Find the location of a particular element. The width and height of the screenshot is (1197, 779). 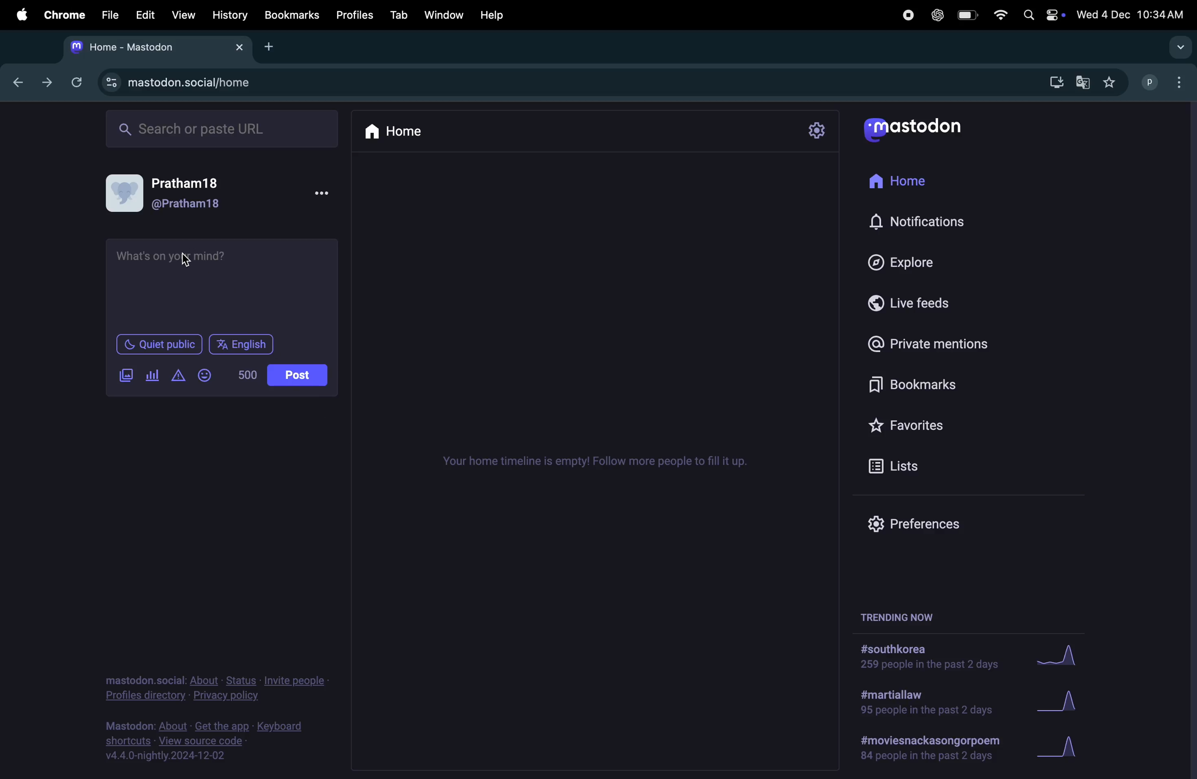

create alert is located at coordinates (179, 377).